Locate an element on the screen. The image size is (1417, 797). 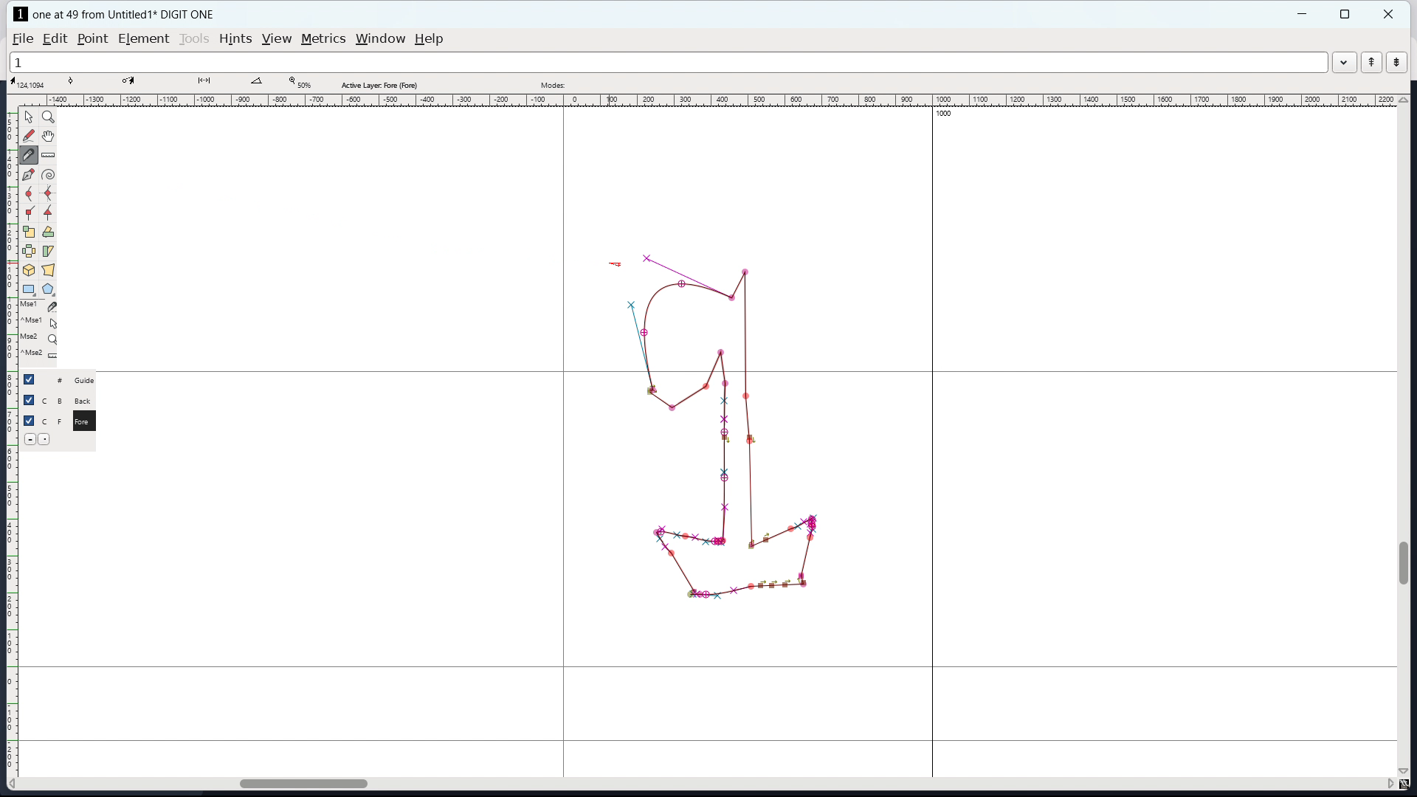
magnify is located at coordinates (49, 117).